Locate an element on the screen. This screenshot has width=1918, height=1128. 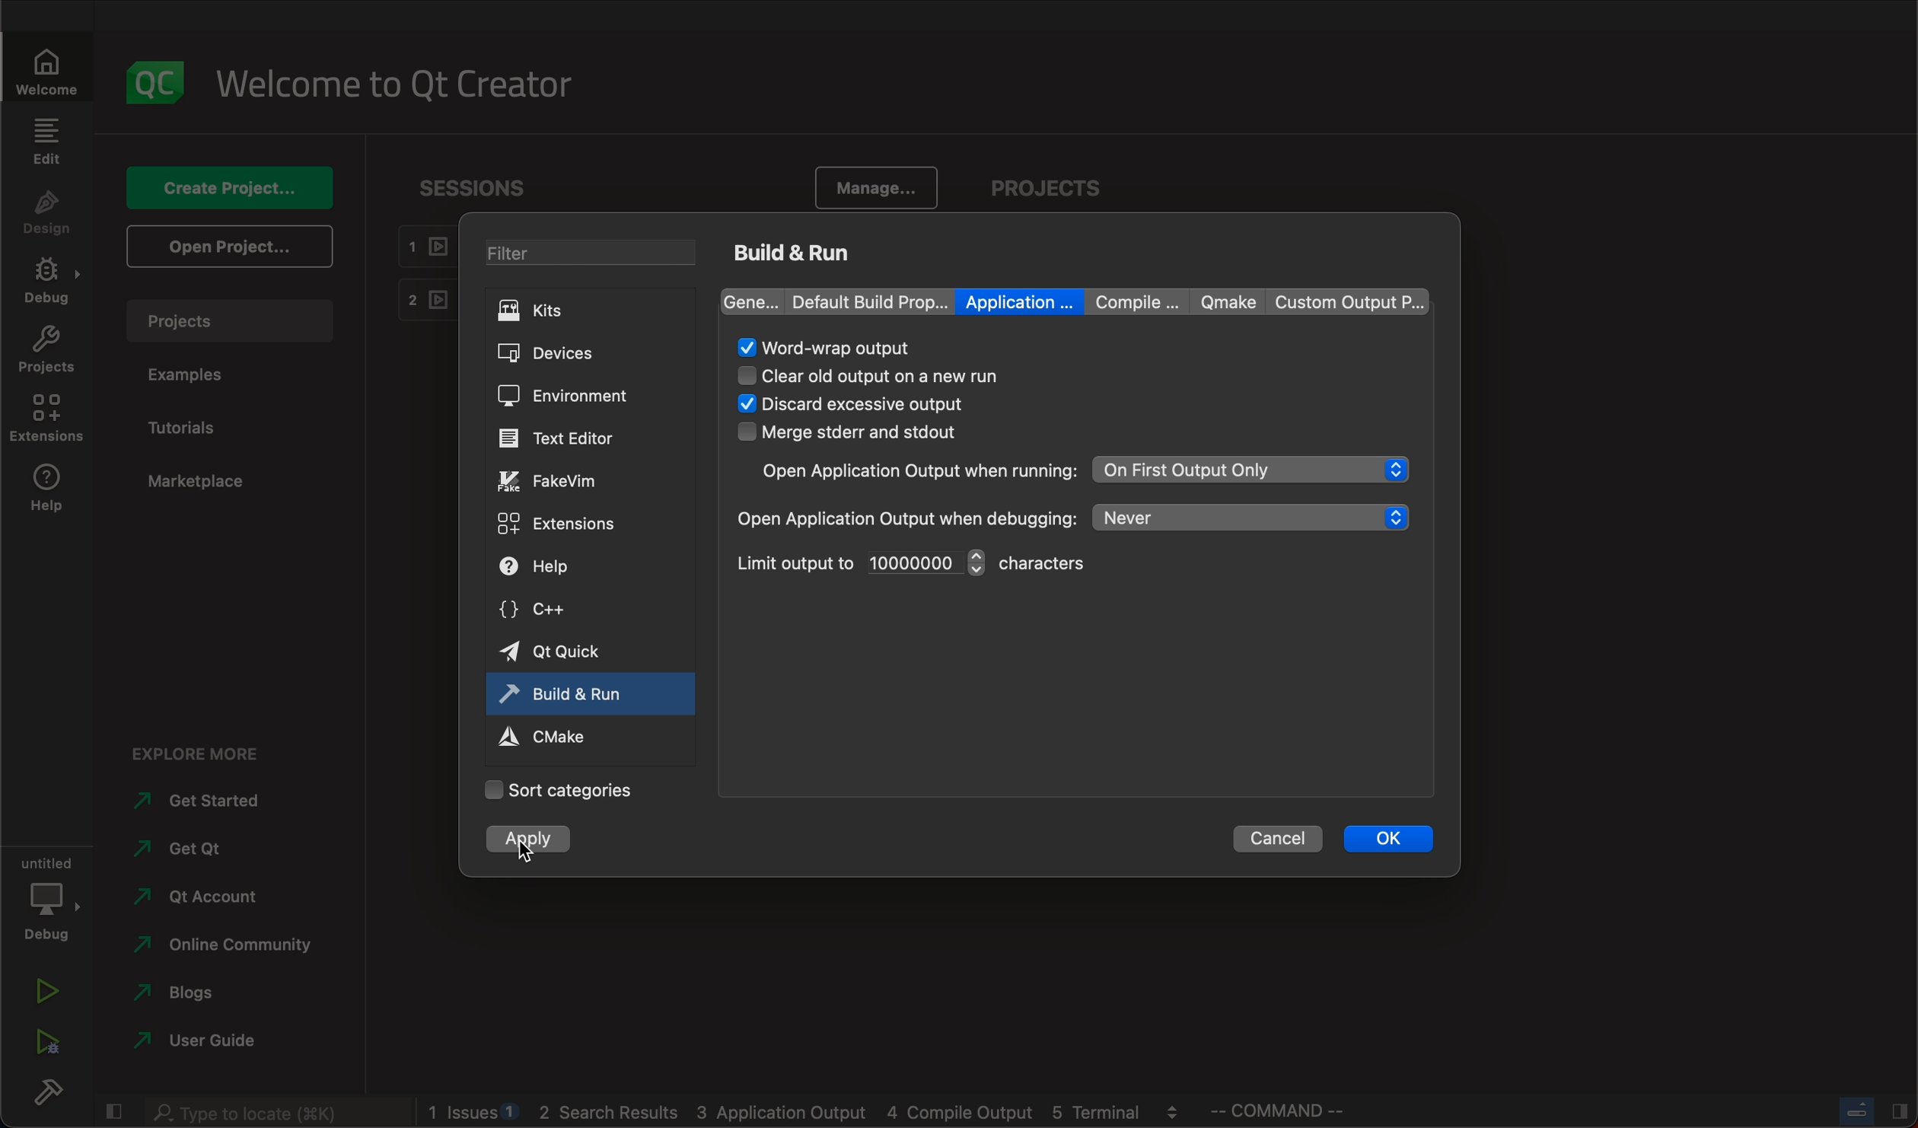
examples is located at coordinates (187, 372).